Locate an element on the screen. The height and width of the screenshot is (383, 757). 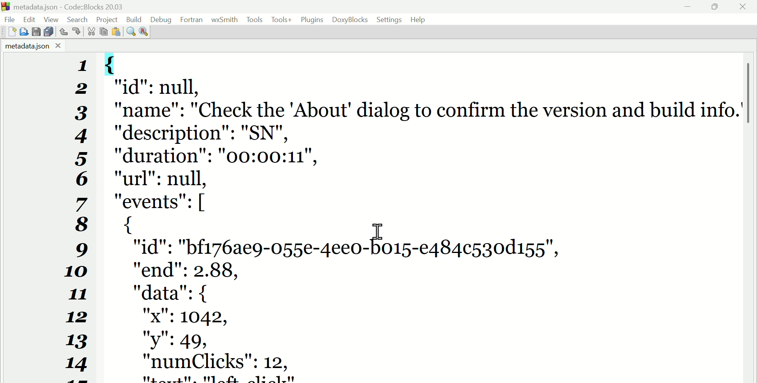
Help is located at coordinates (420, 19).